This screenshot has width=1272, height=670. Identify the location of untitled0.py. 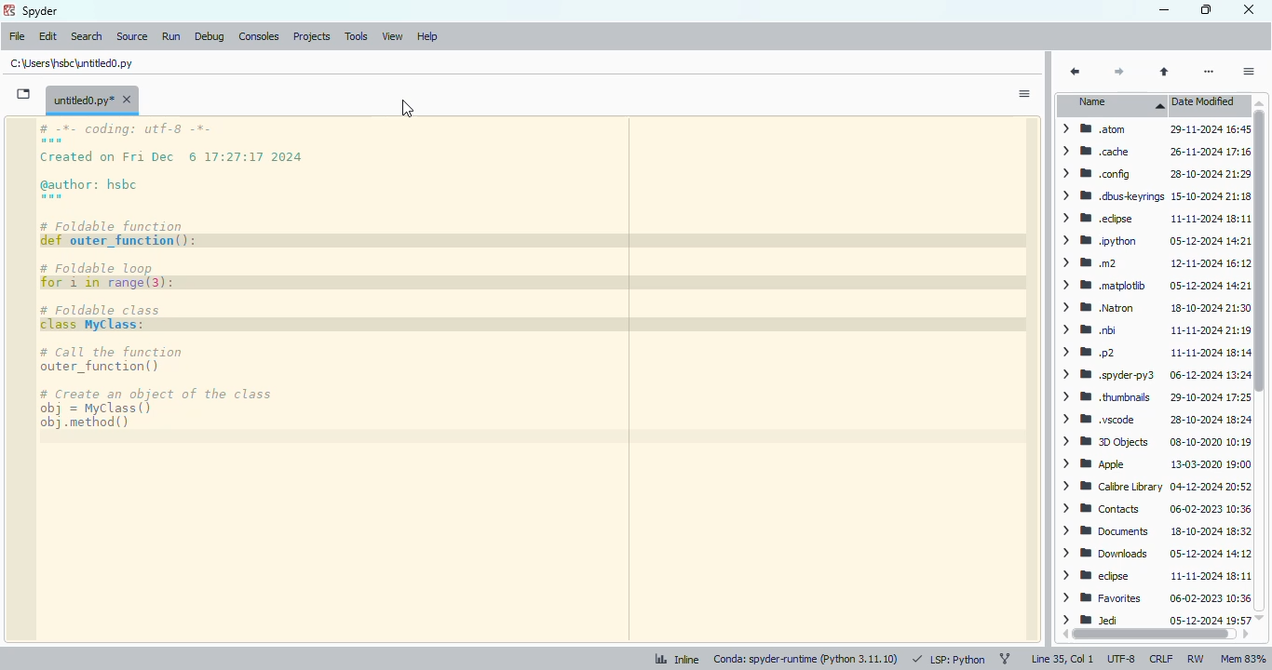
(92, 100).